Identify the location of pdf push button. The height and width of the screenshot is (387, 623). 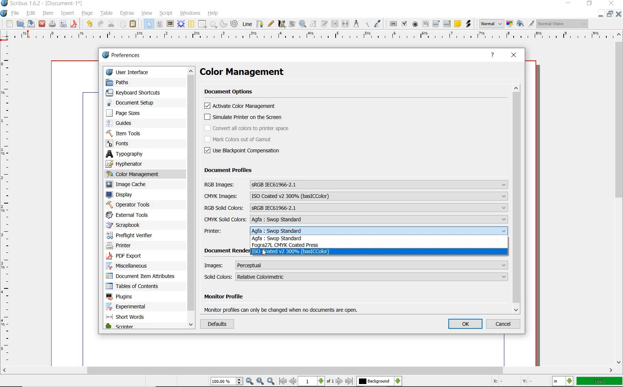
(393, 24).